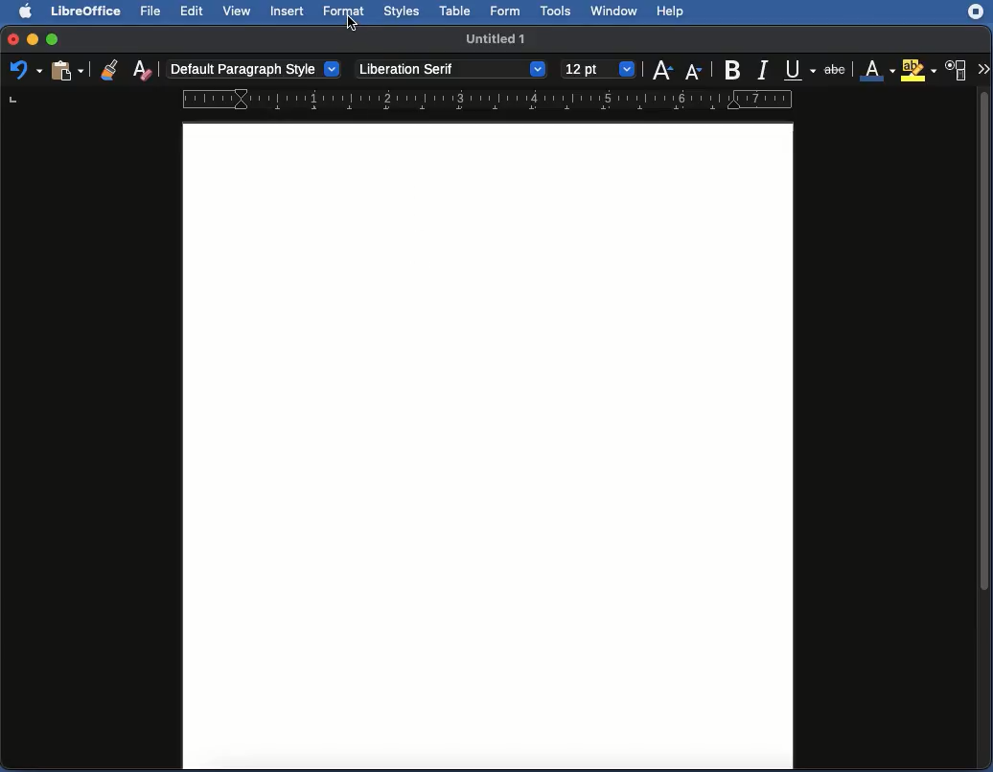 The height and width of the screenshot is (772, 993). I want to click on Format, so click(346, 12).